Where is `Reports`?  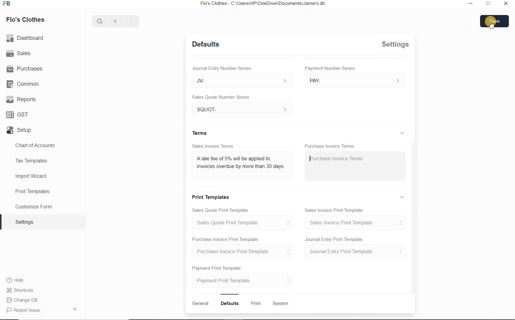 Reports is located at coordinates (21, 100).